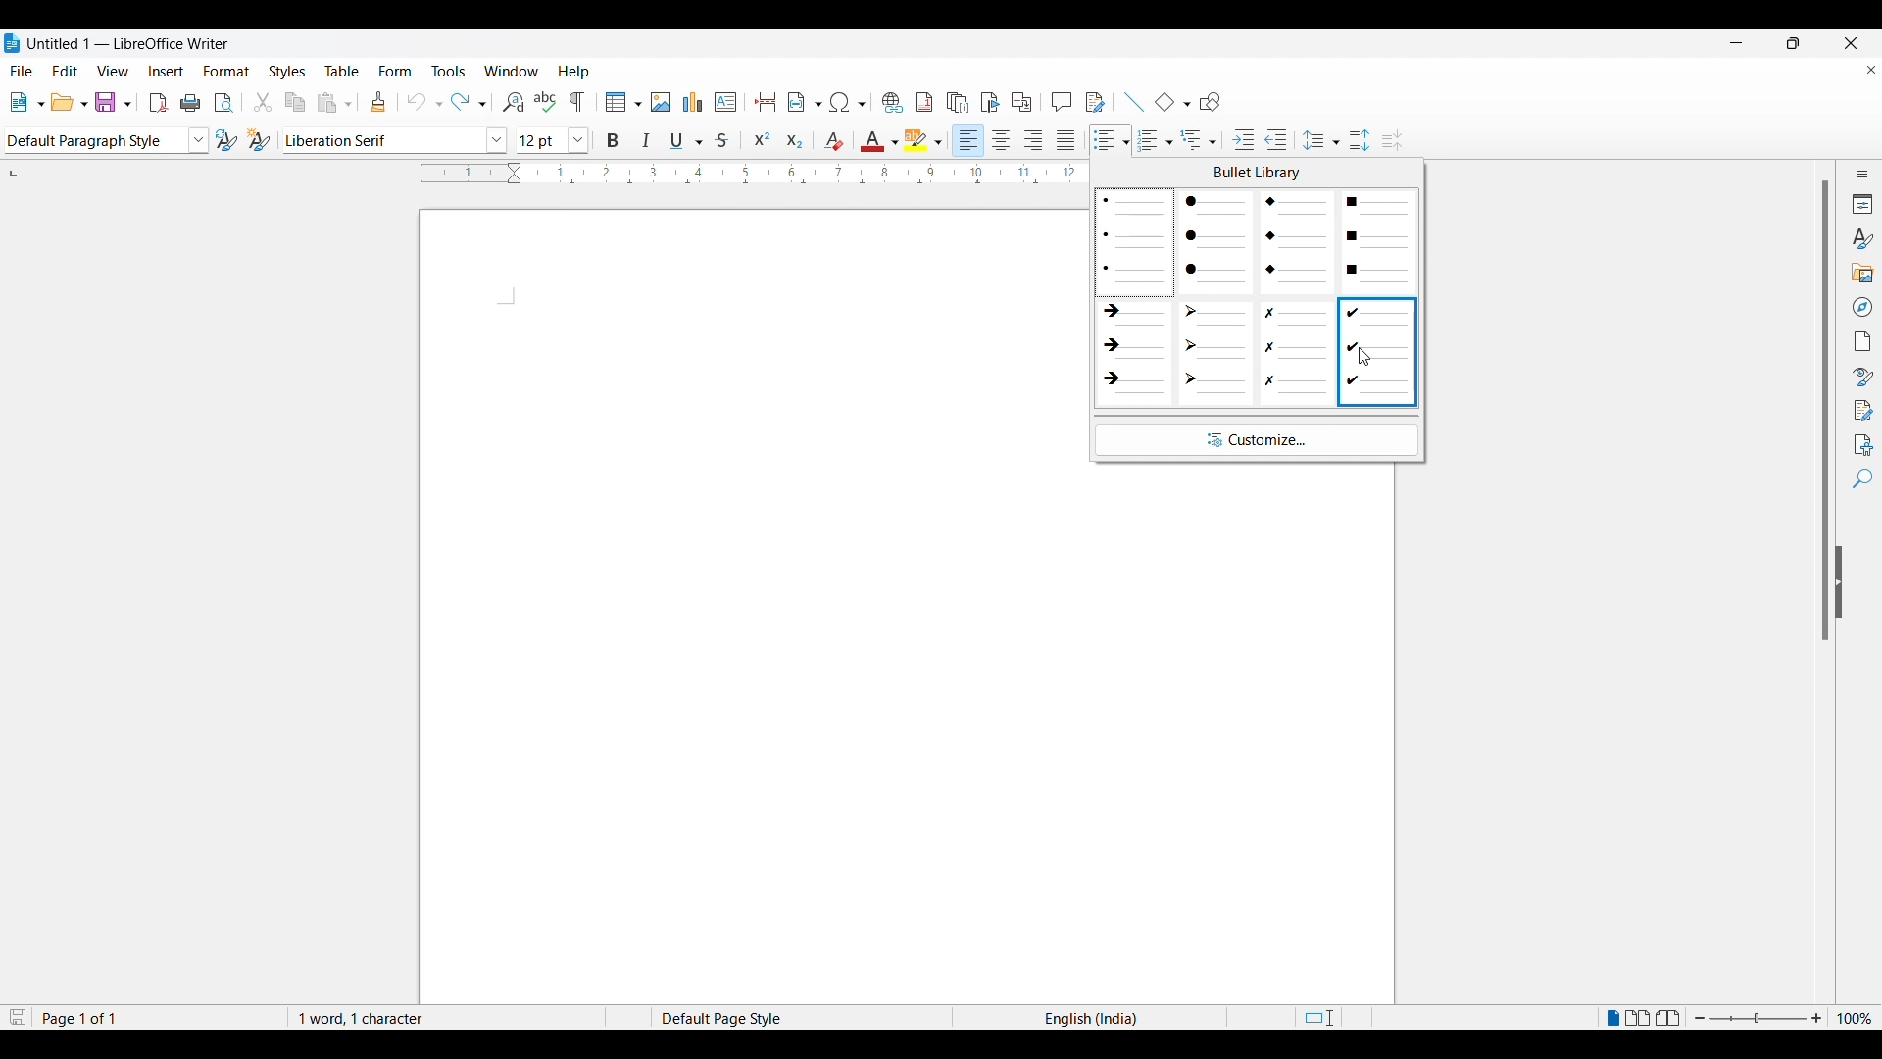  I want to click on show drawing function, so click(1213, 102).